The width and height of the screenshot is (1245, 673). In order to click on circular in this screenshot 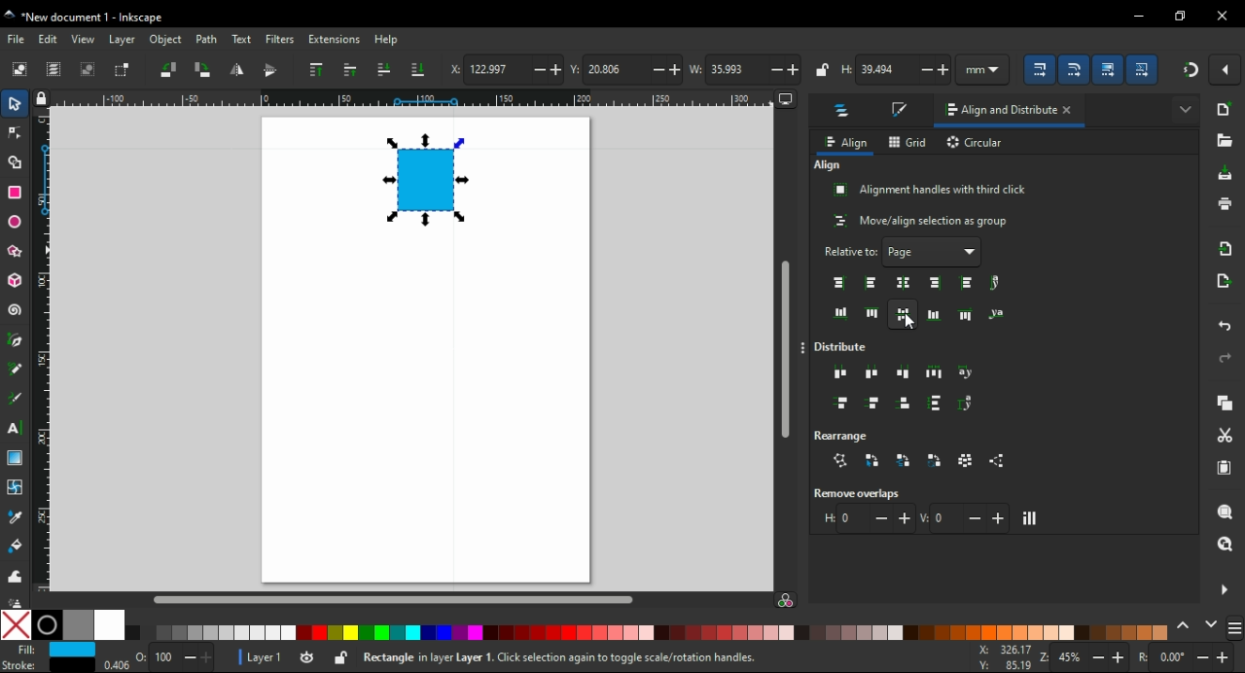, I will do `click(977, 144)`.